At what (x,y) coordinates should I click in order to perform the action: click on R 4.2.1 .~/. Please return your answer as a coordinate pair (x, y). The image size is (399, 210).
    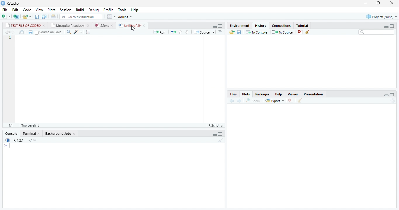
    Looking at the image, I should click on (21, 140).